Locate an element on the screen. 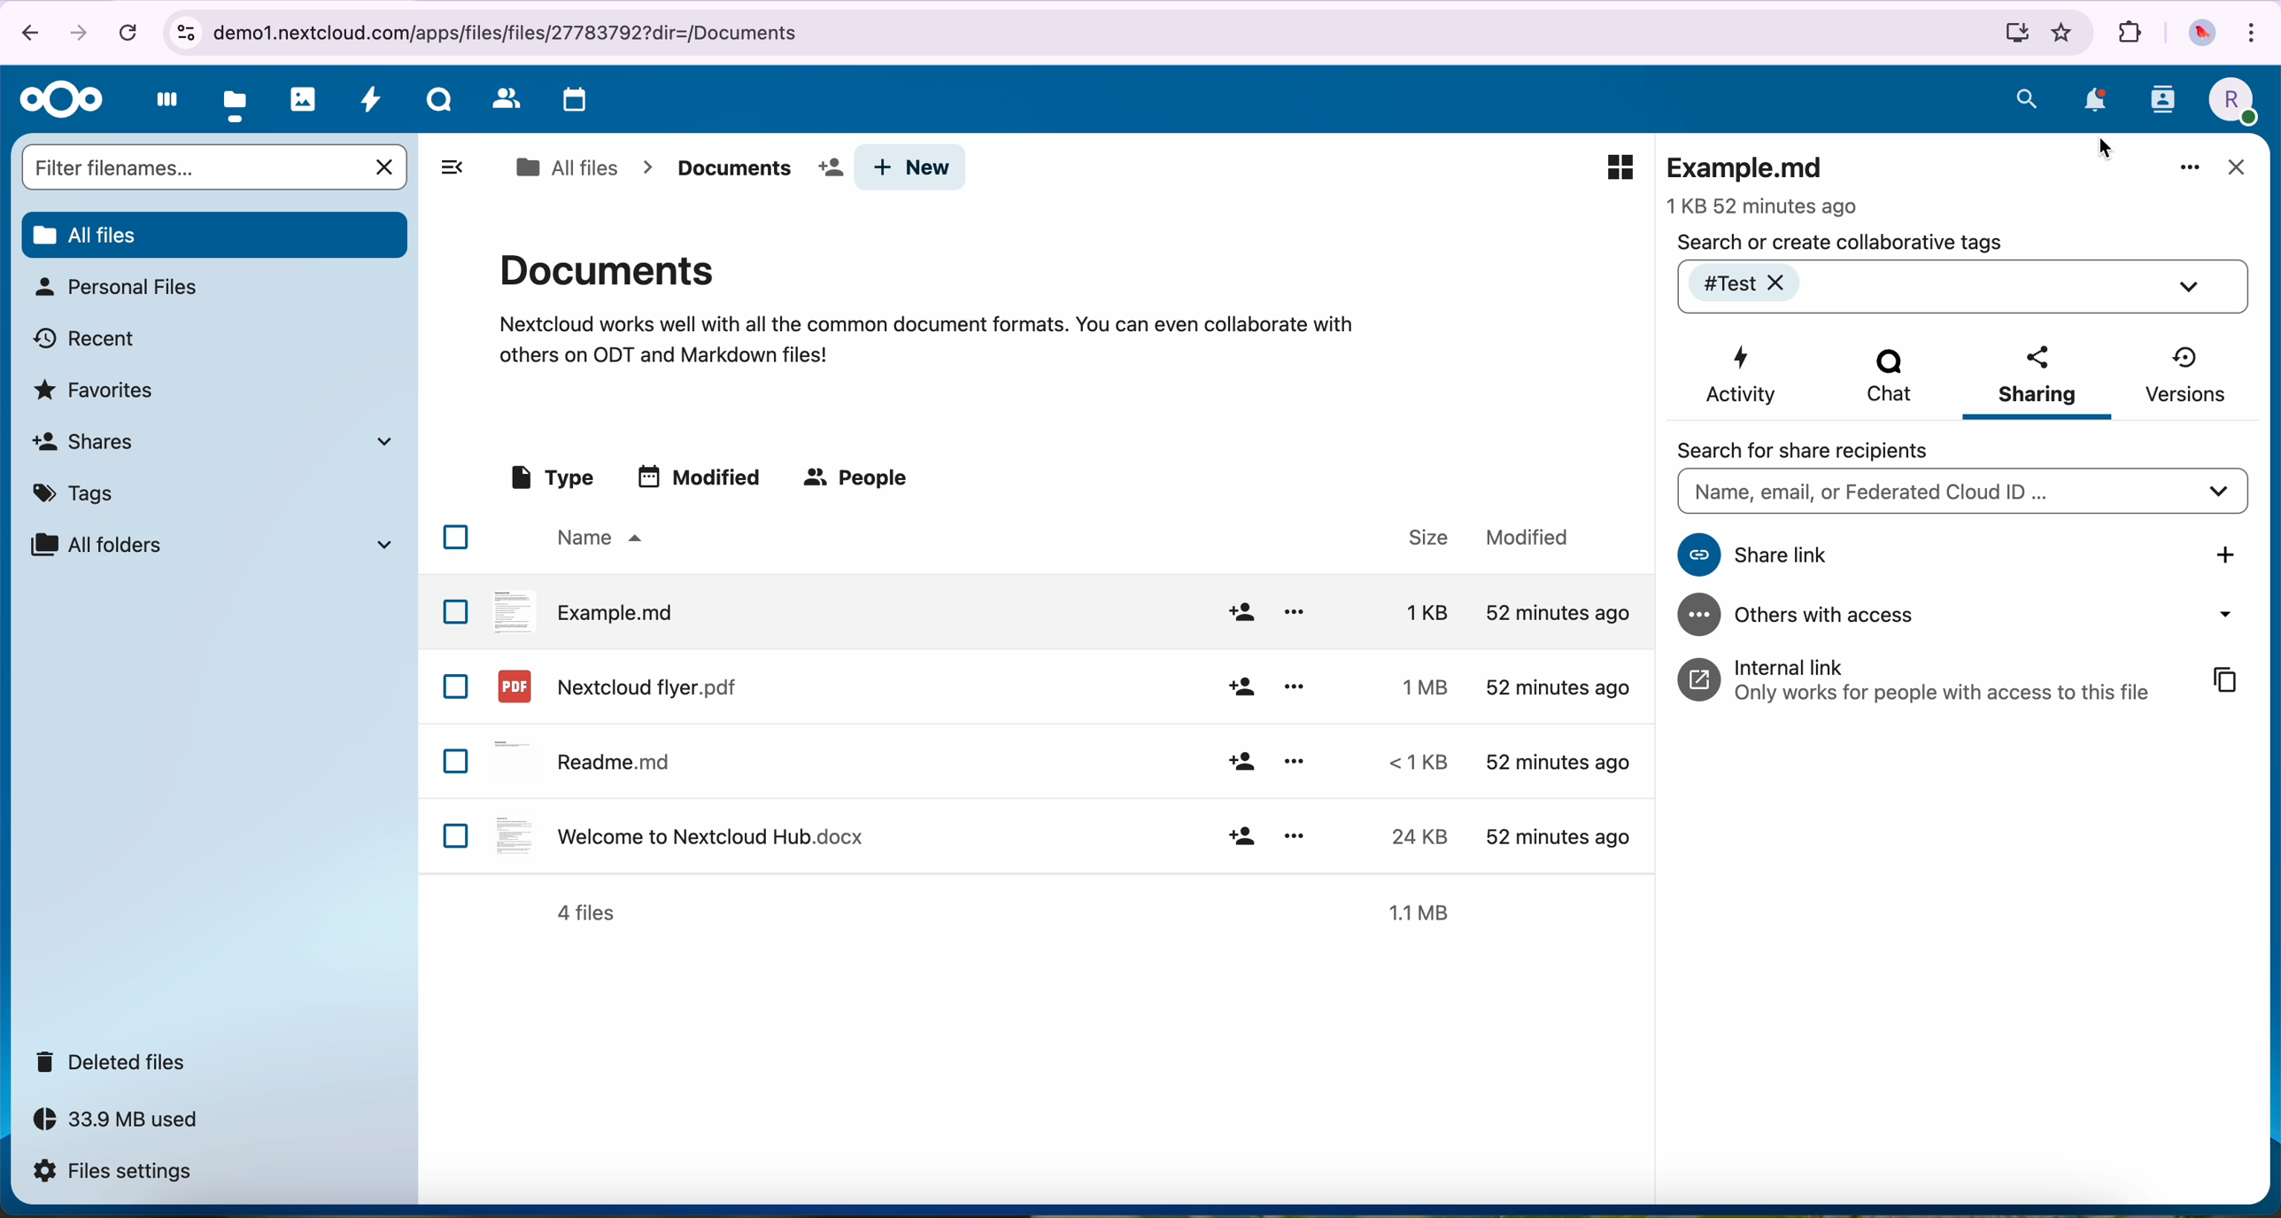  notifications is located at coordinates (2092, 100).